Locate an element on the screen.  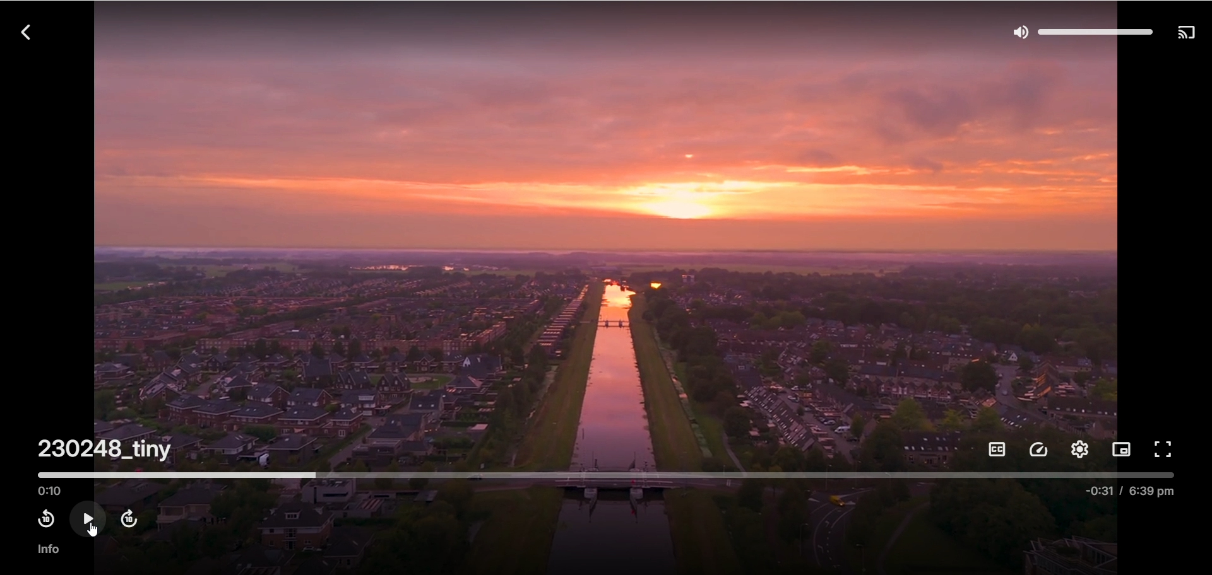
play is located at coordinates (89, 517).